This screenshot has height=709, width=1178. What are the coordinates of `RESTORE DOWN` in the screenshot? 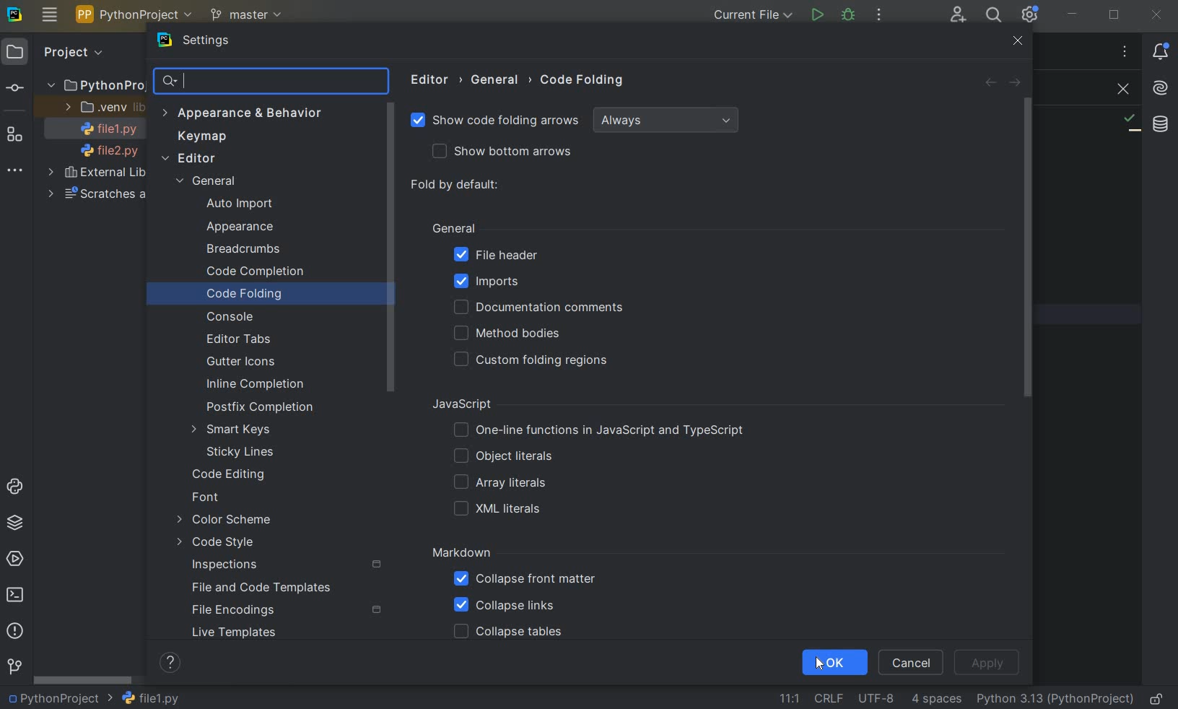 It's located at (1114, 17).